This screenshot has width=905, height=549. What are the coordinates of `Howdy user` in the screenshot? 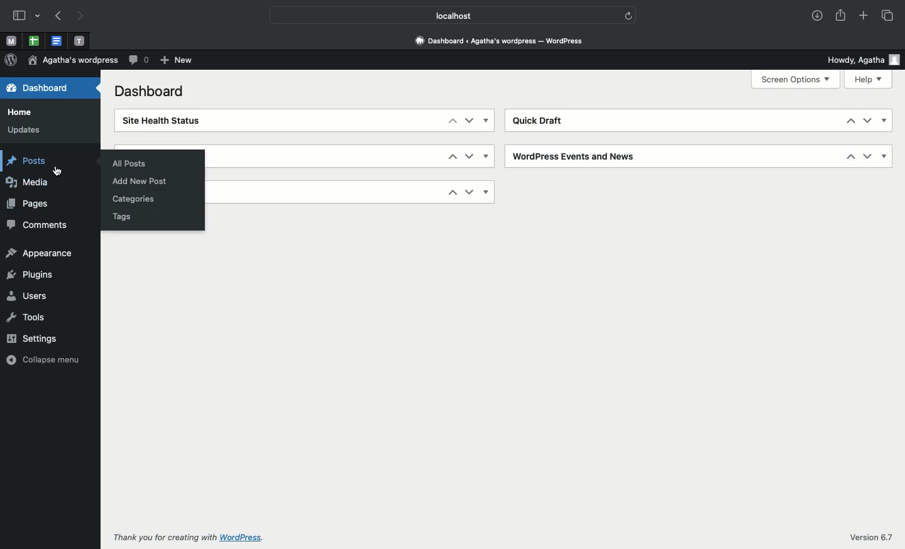 It's located at (864, 60).